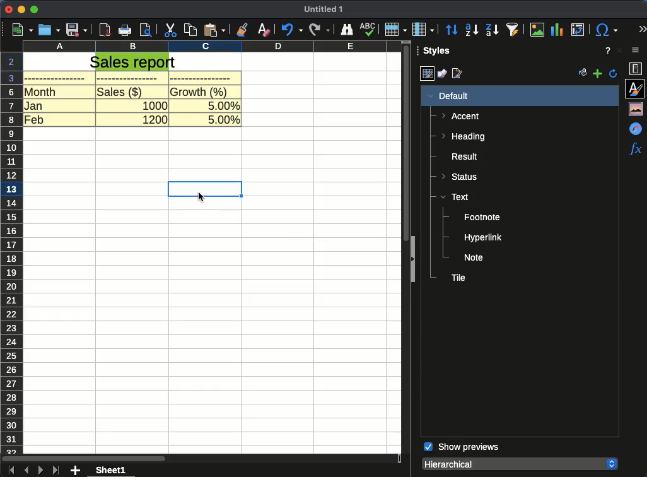 This screenshot has width=647, height=477. Describe the element at coordinates (411, 261) in the screenshot. I see `expand` at that location.